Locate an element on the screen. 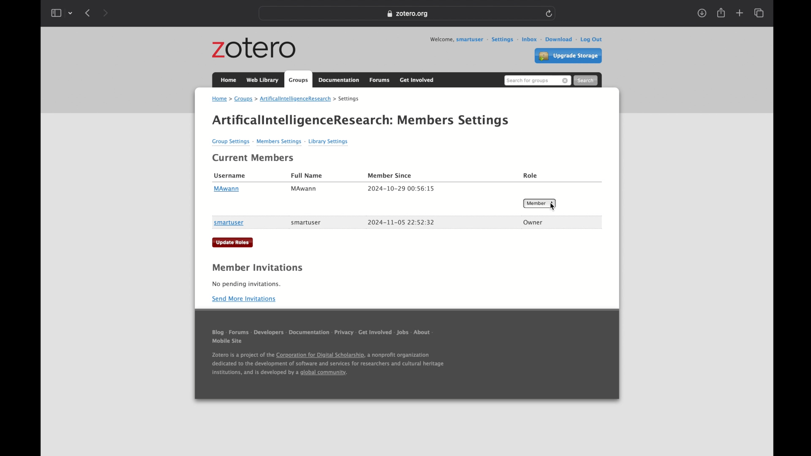 This screenshot has height=456, width=811. show sidebar is located at coordinates (56, 13).